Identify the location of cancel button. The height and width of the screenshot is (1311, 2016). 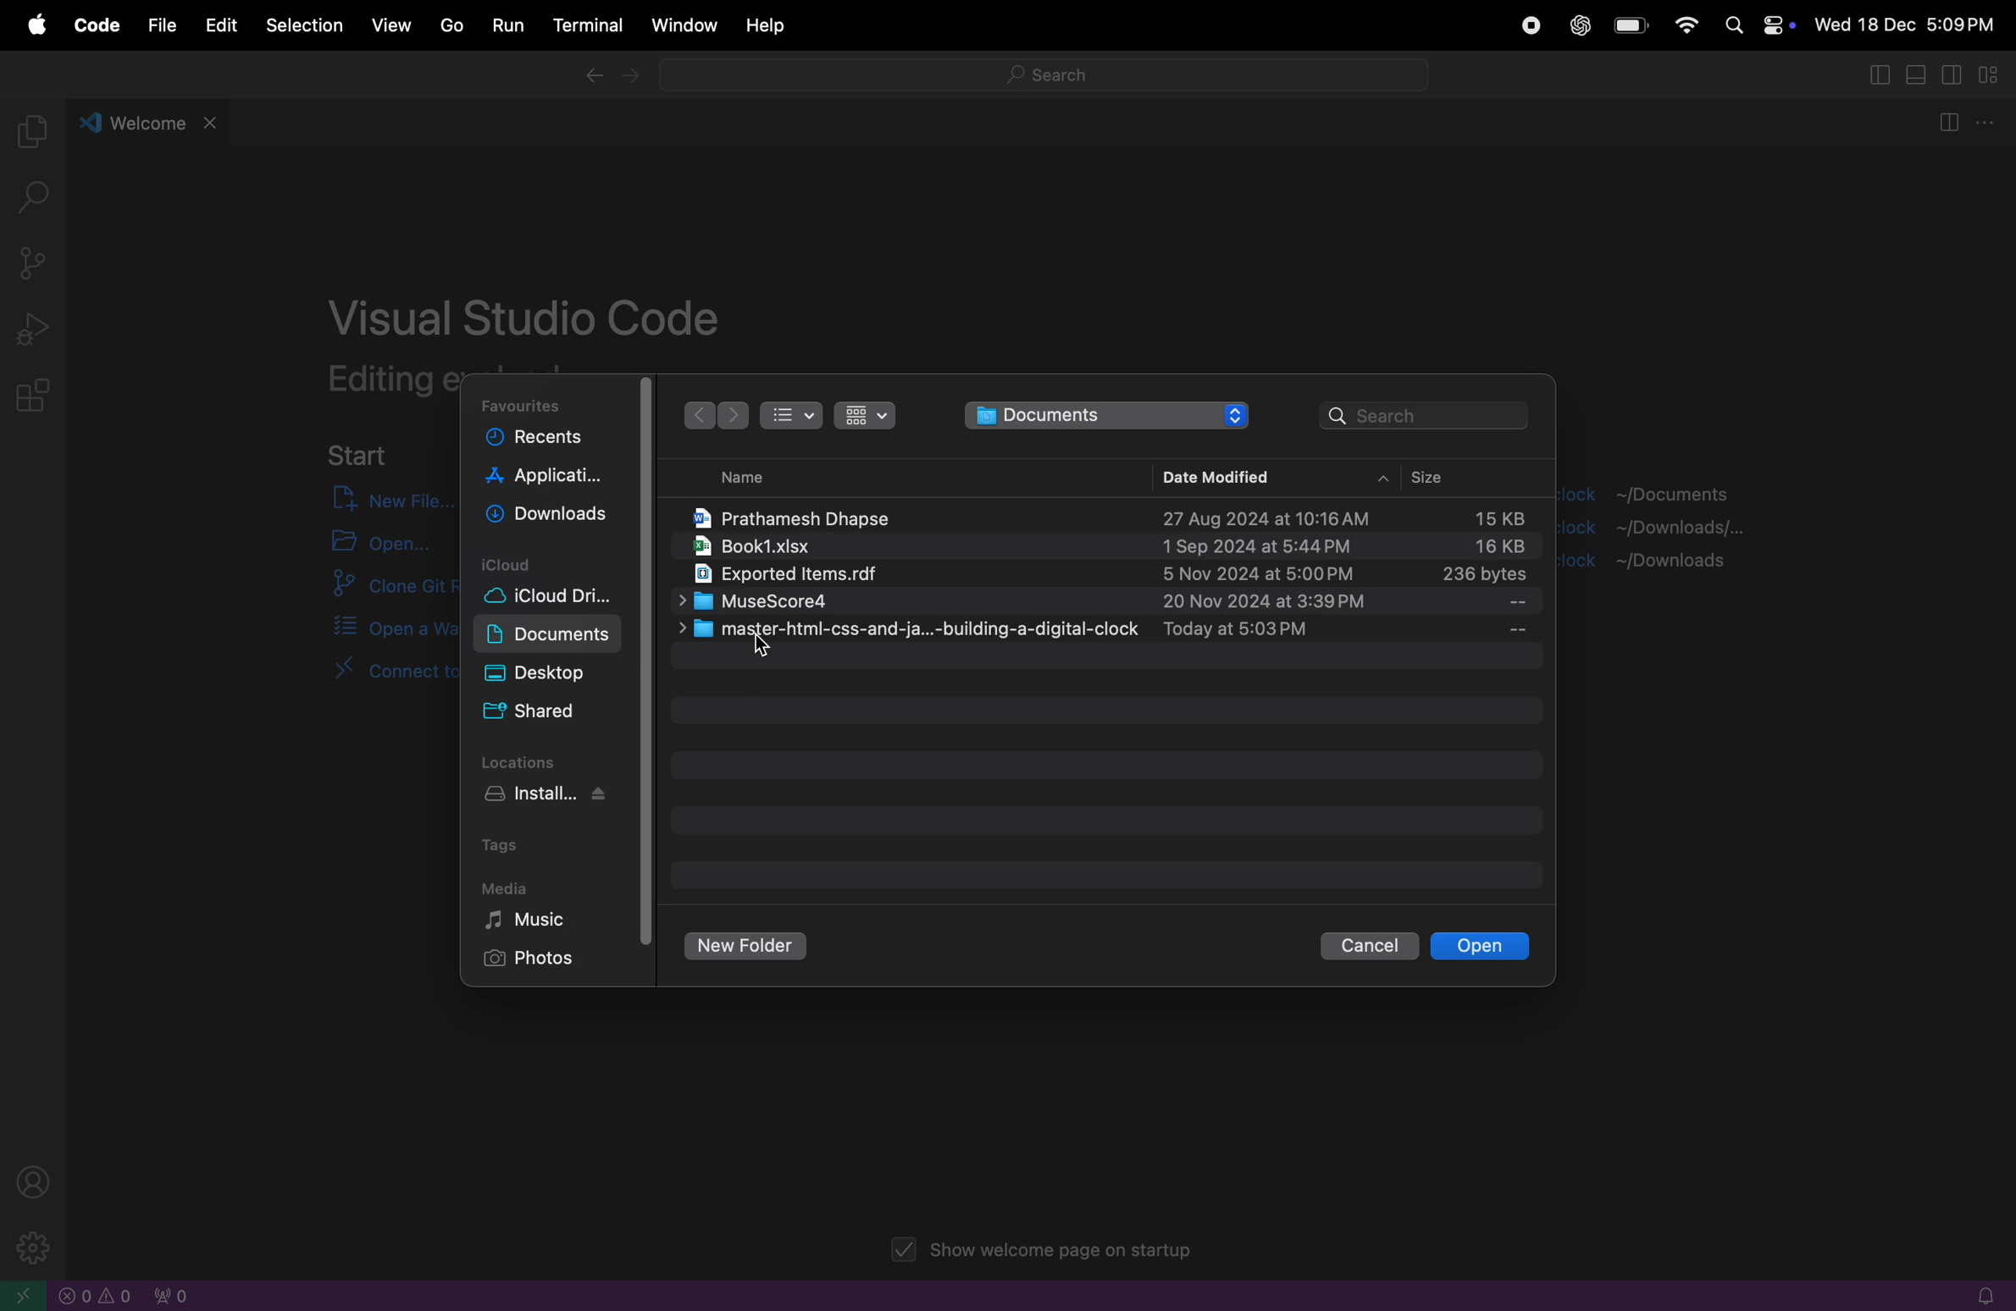
(1367, 947).